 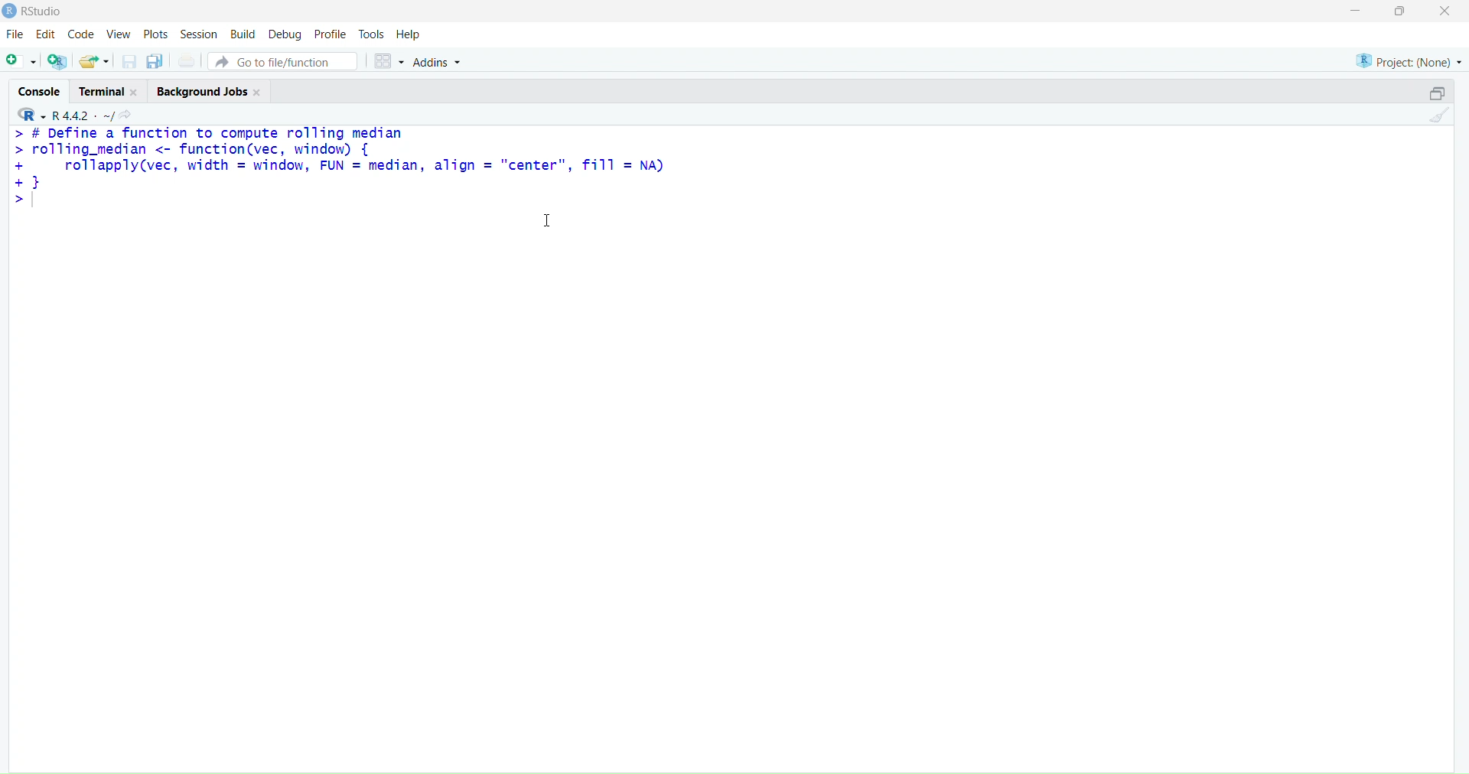 What do you see at coordinates (126, 114) in the screenshot?
I see `search icon` at bounding box center [126, 114].